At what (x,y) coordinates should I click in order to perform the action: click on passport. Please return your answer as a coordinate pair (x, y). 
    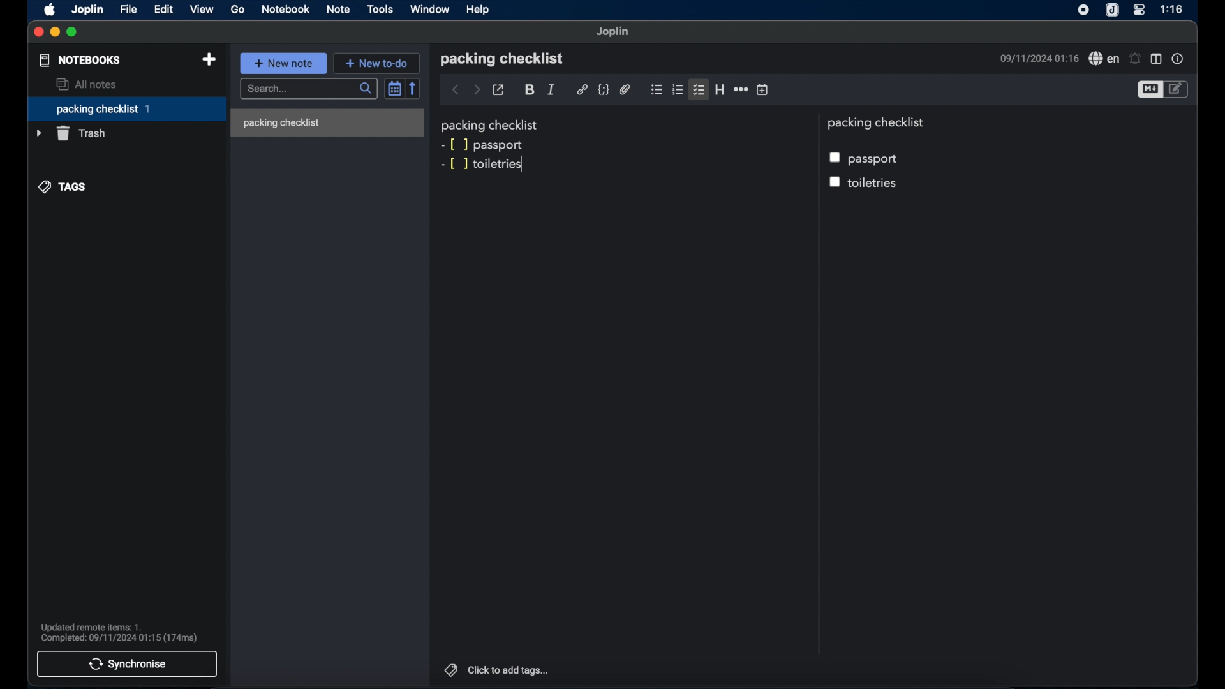
    Looking at the image, I should click on (501, 145).